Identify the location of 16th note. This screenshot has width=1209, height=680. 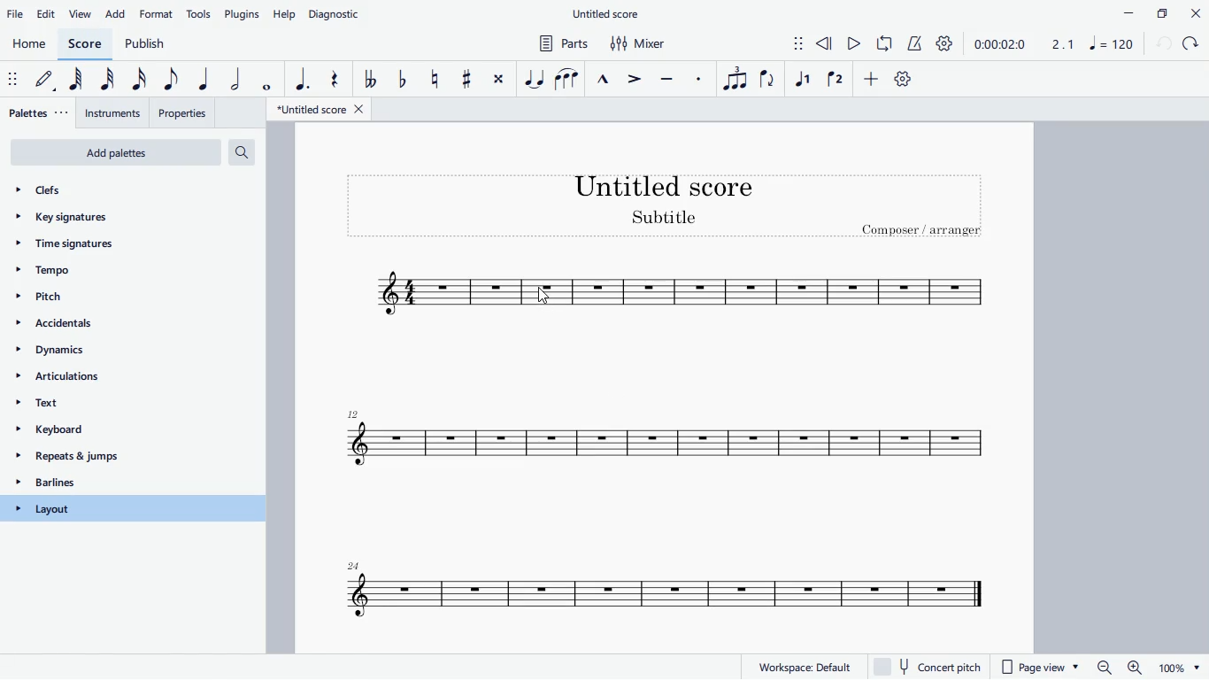
(140, 80).